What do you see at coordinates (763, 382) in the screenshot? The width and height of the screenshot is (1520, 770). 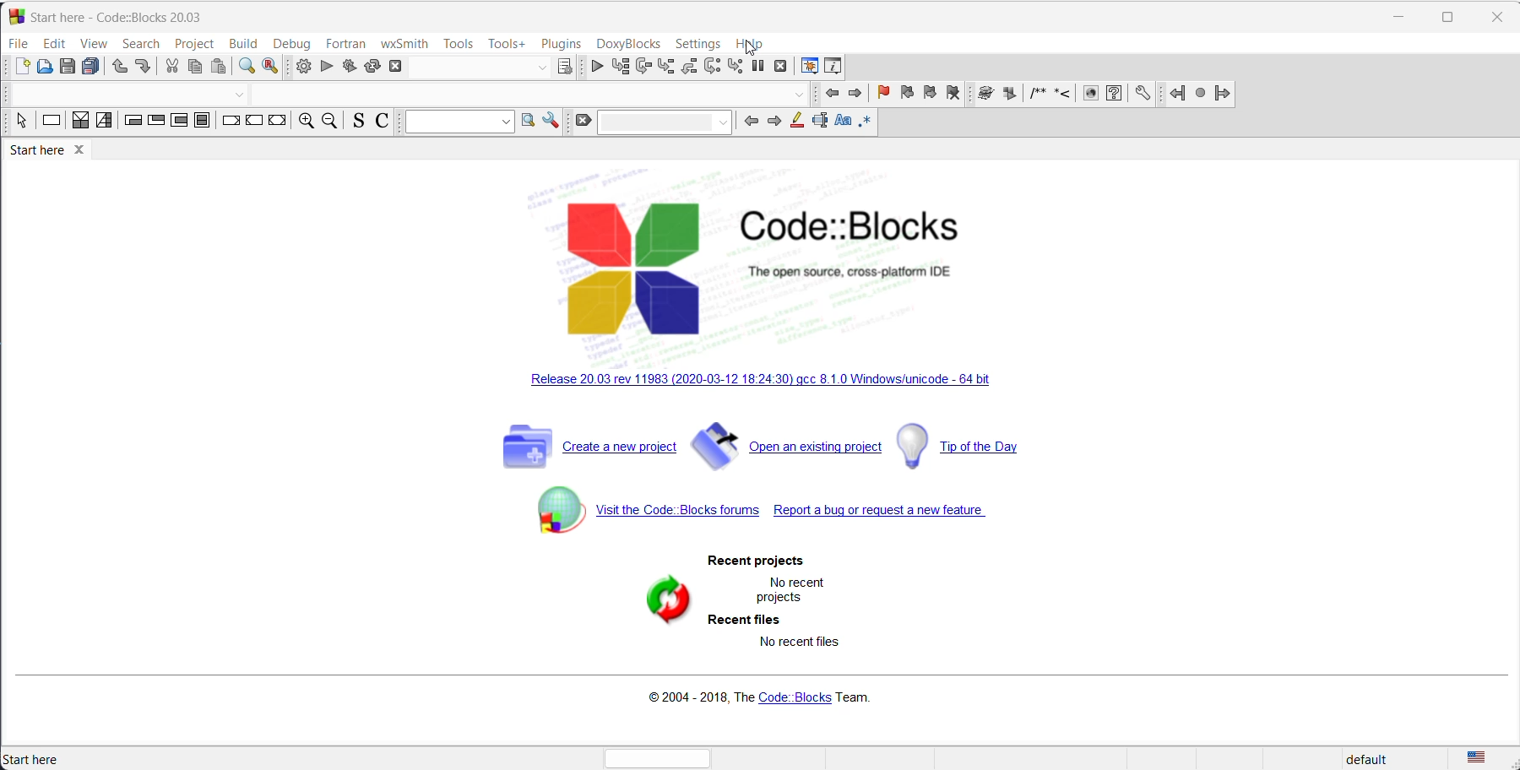 I see `new release` at bounding box center [763, 382].